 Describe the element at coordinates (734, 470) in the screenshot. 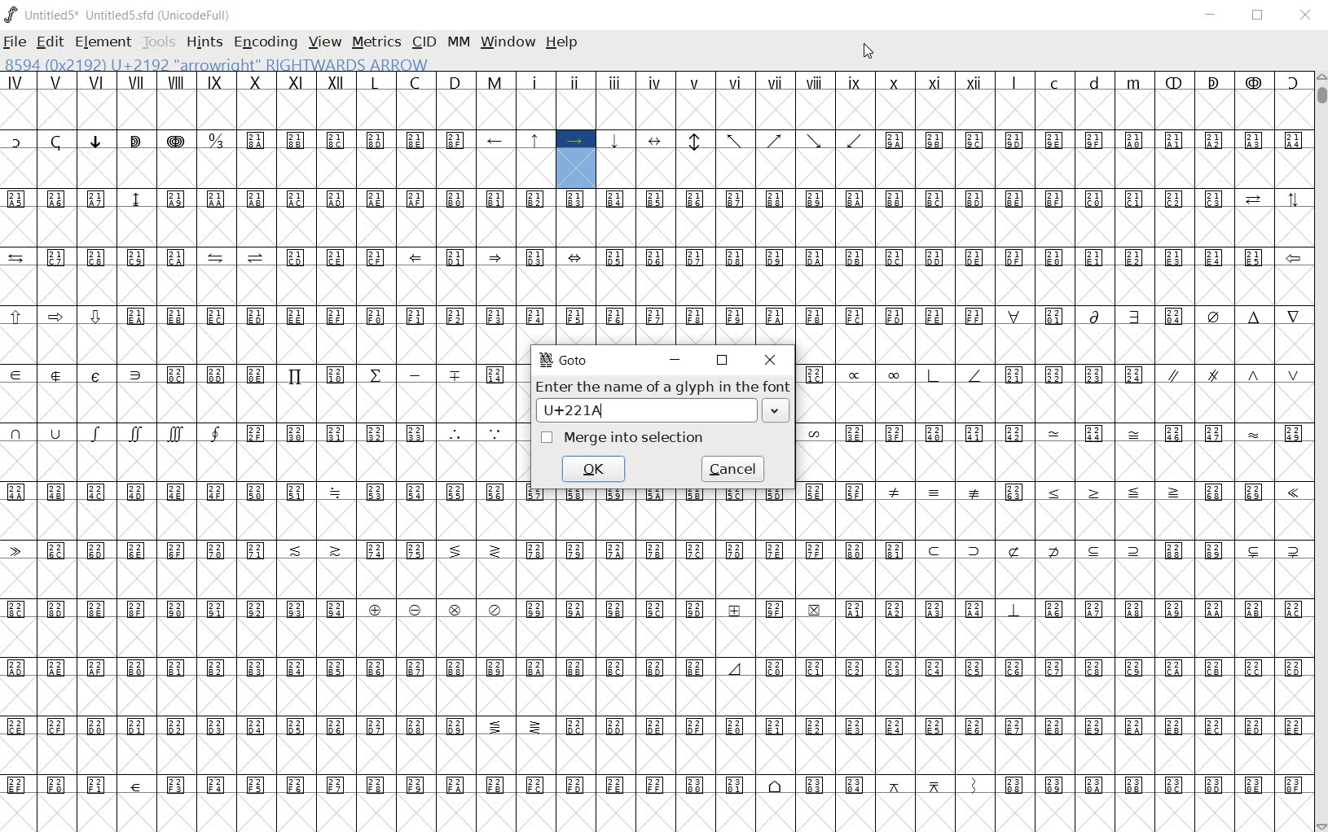

I see `cancel` at that location.